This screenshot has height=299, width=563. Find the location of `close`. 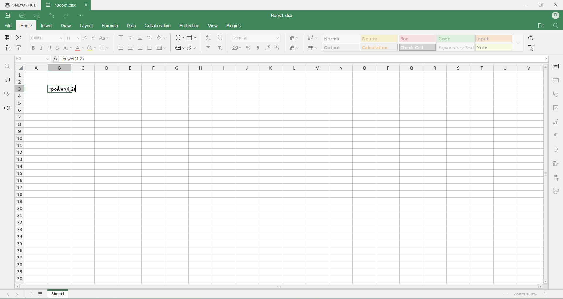

close is located at coordinates (556, 5).